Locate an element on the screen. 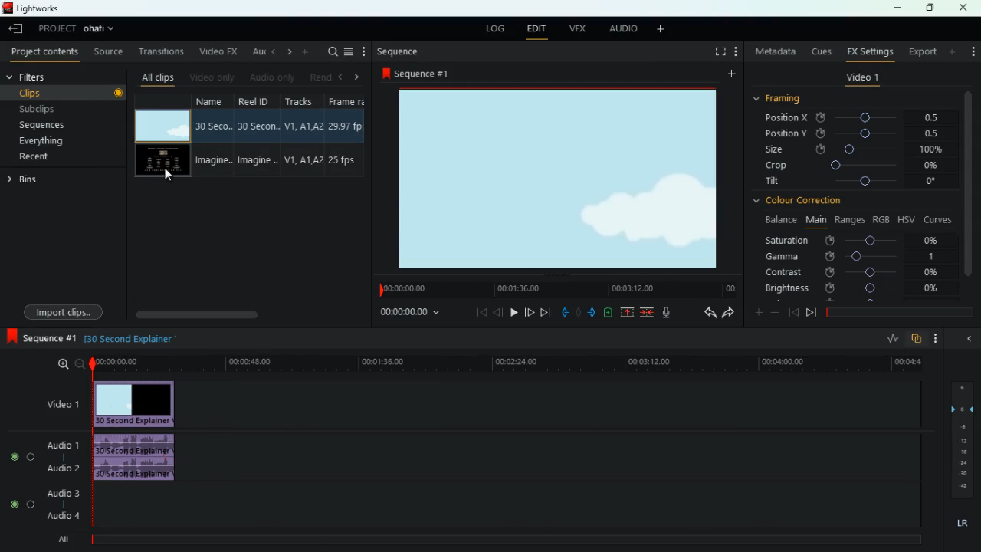 The width and height of the screenshot is (981, 552). sequence is located at coordinates (42, 339).